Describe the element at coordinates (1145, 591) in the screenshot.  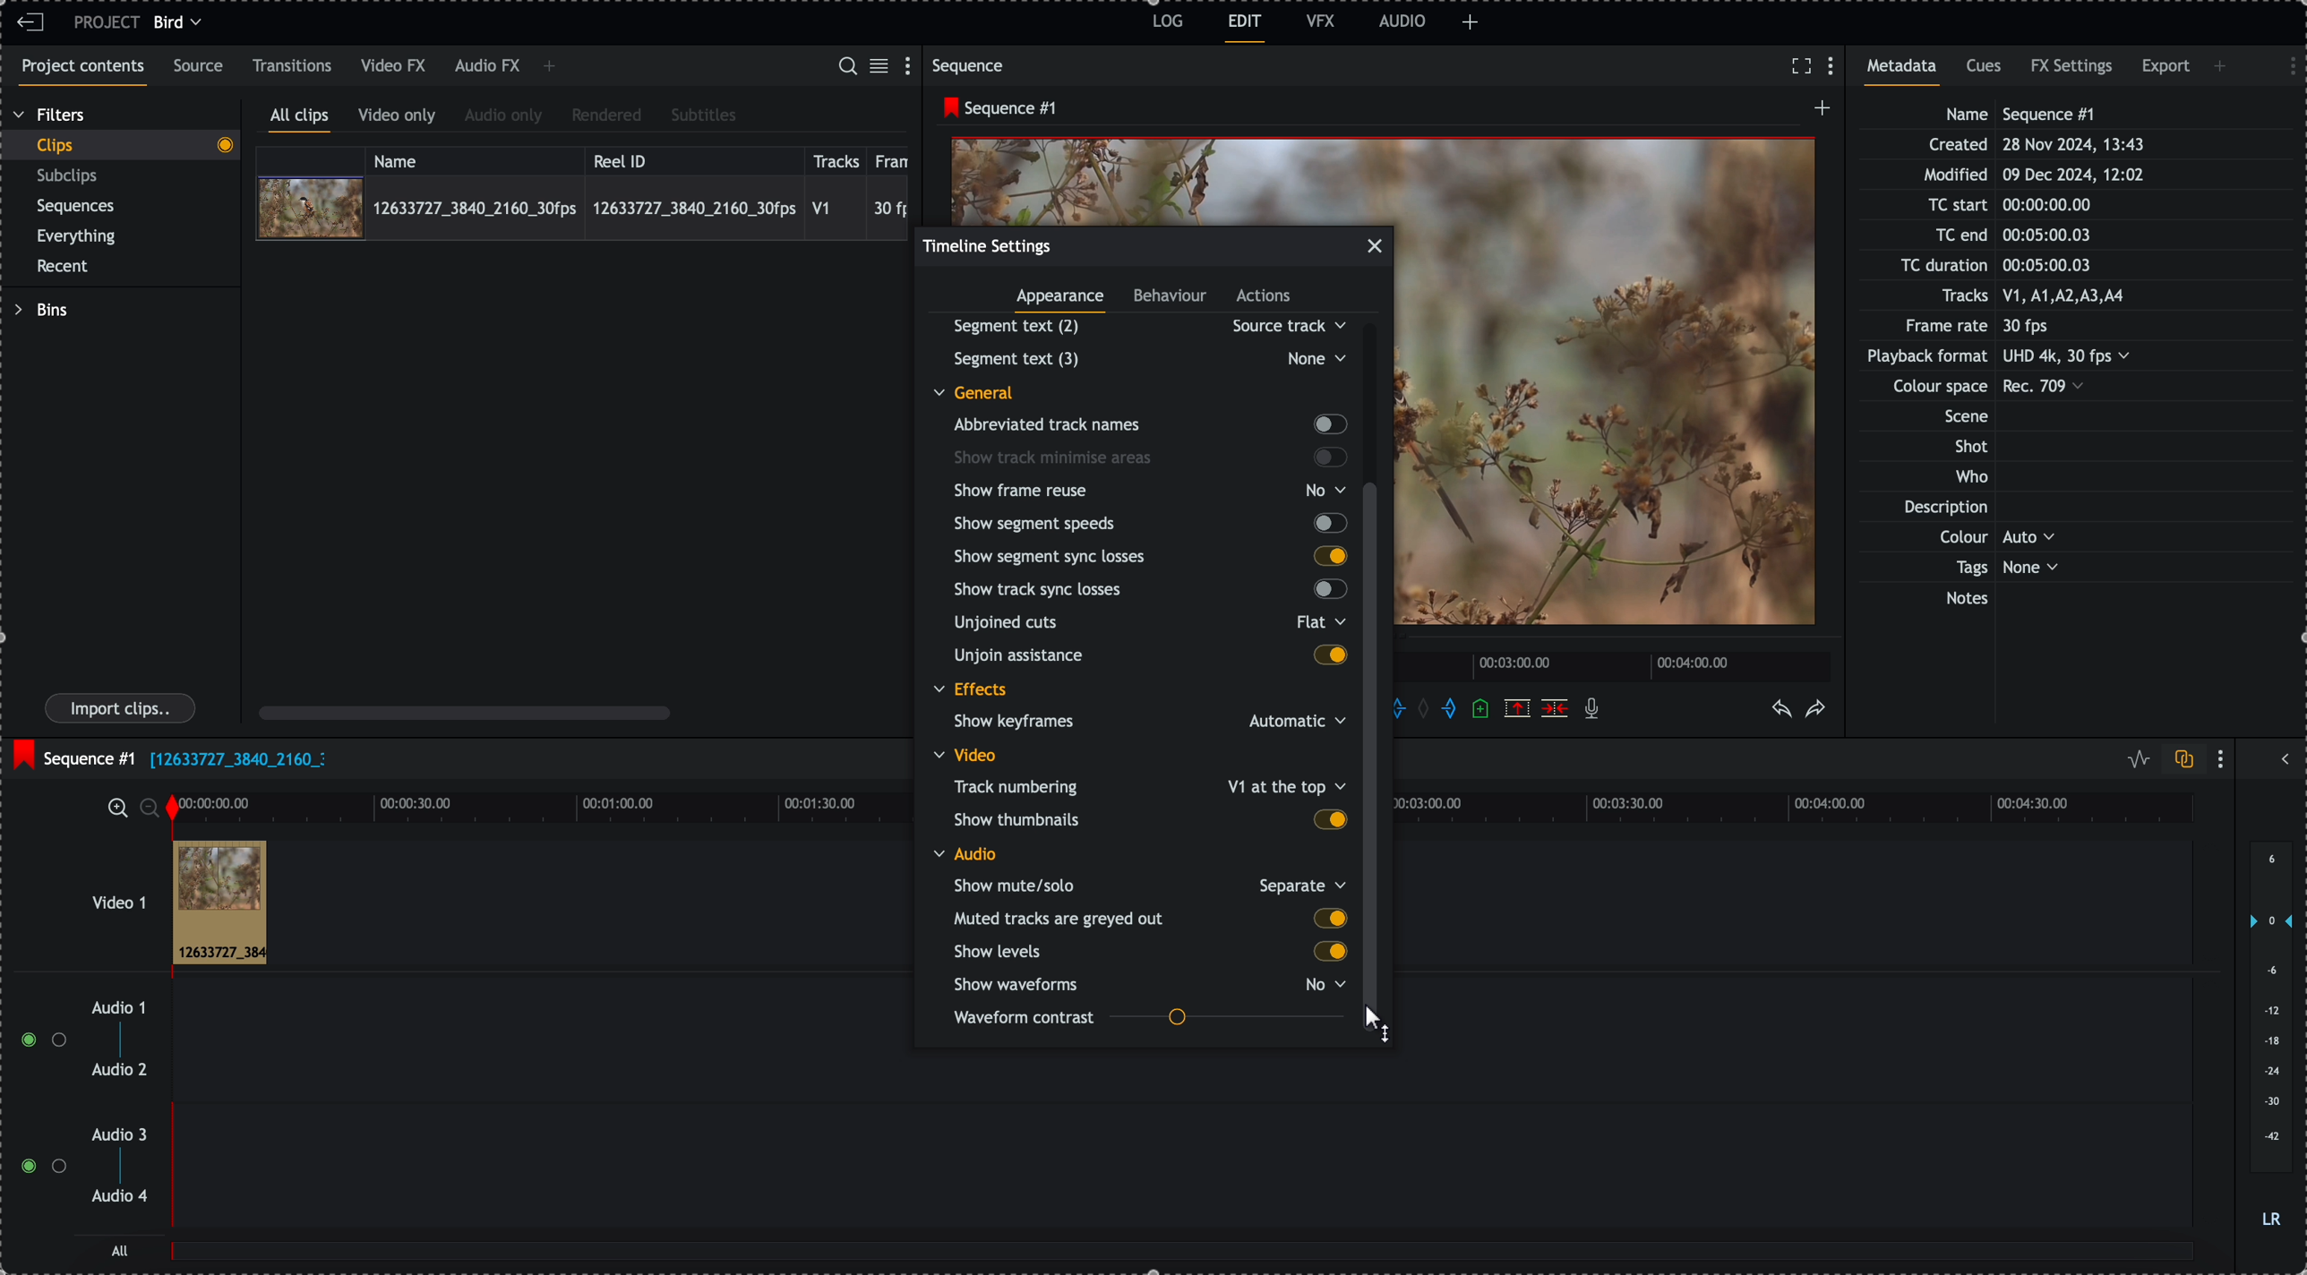
I see `show track sync losses` at that location.